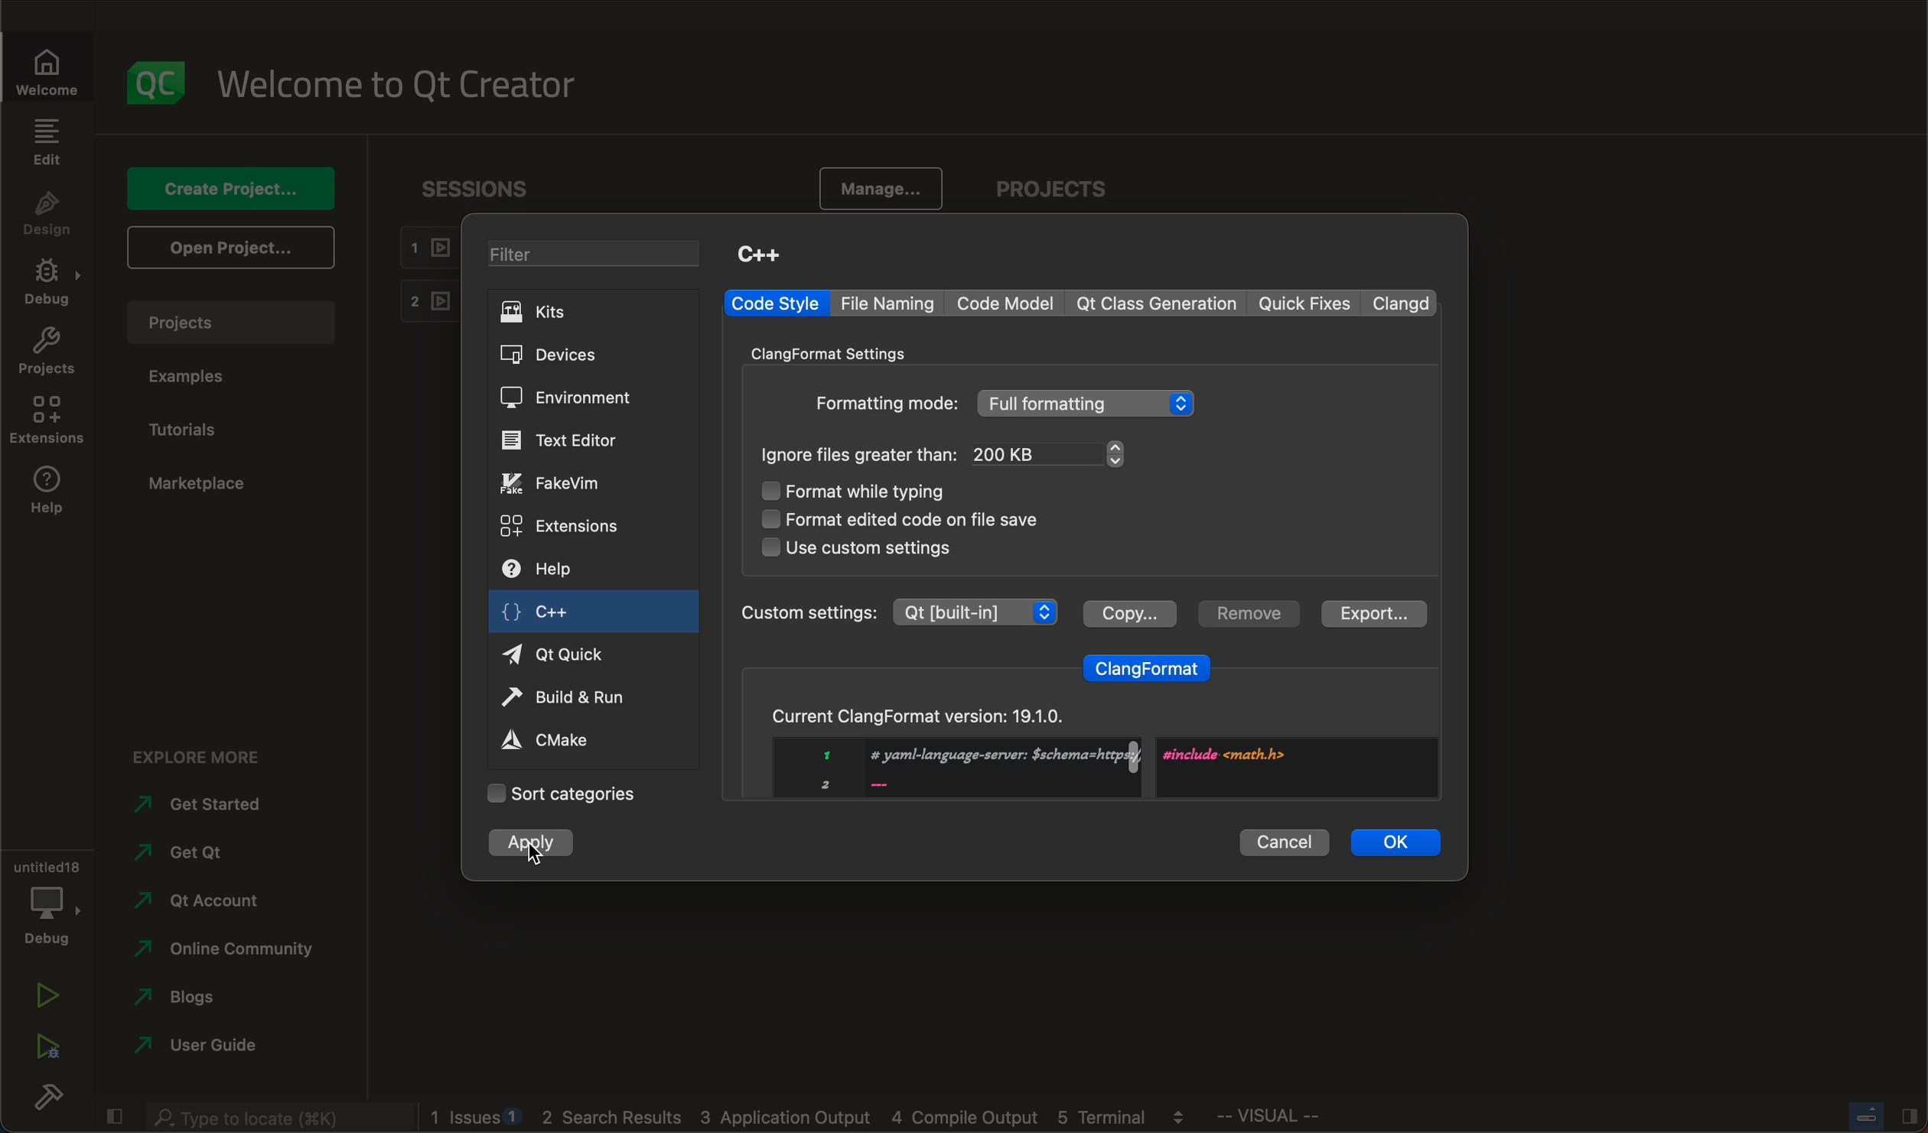 The height and width of the screenshot is (1133, 1928). Describe the element at coordinates (45, 899) in the screenshot. I see `debug` at that location.